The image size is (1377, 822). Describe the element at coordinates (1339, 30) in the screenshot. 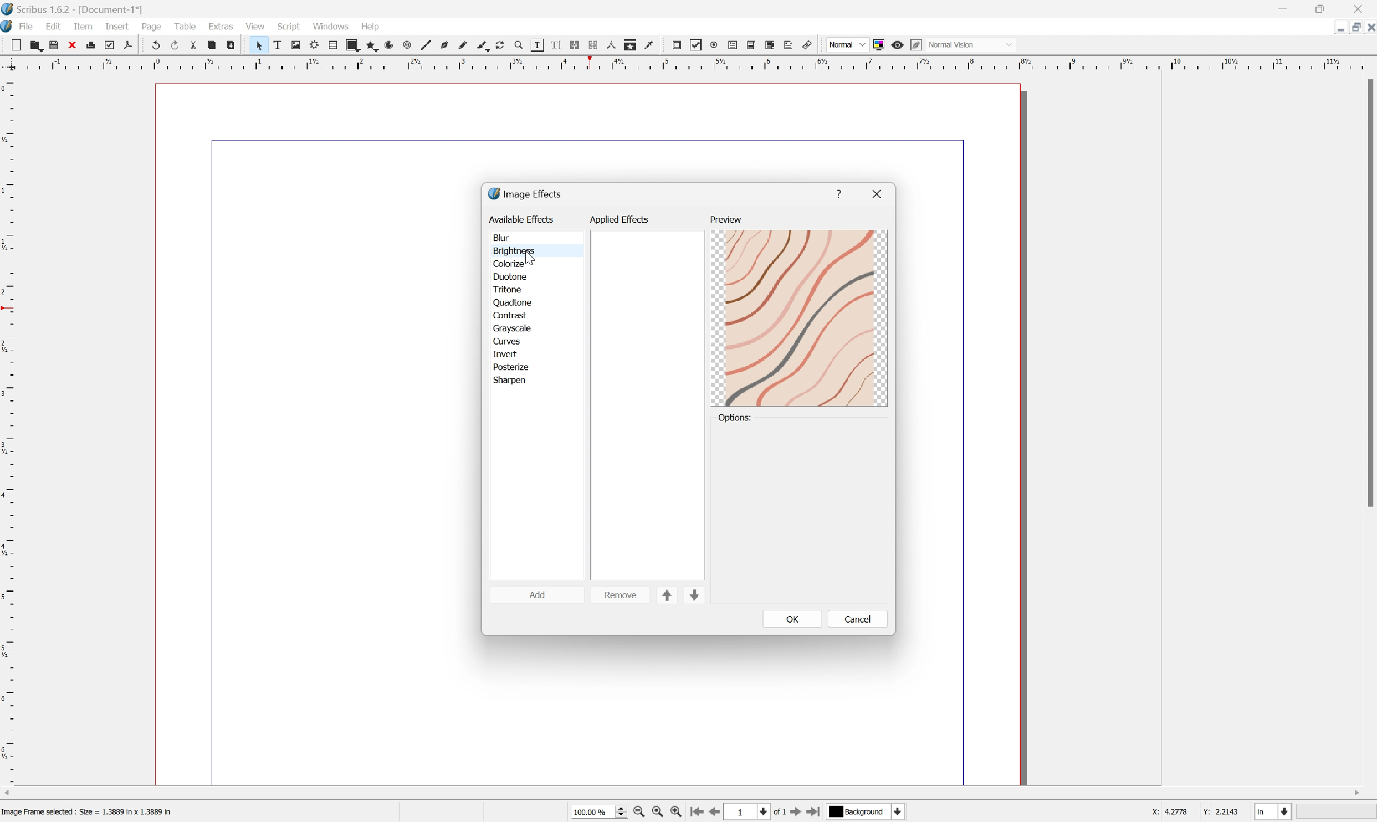

I see `Restore Down` at that location.